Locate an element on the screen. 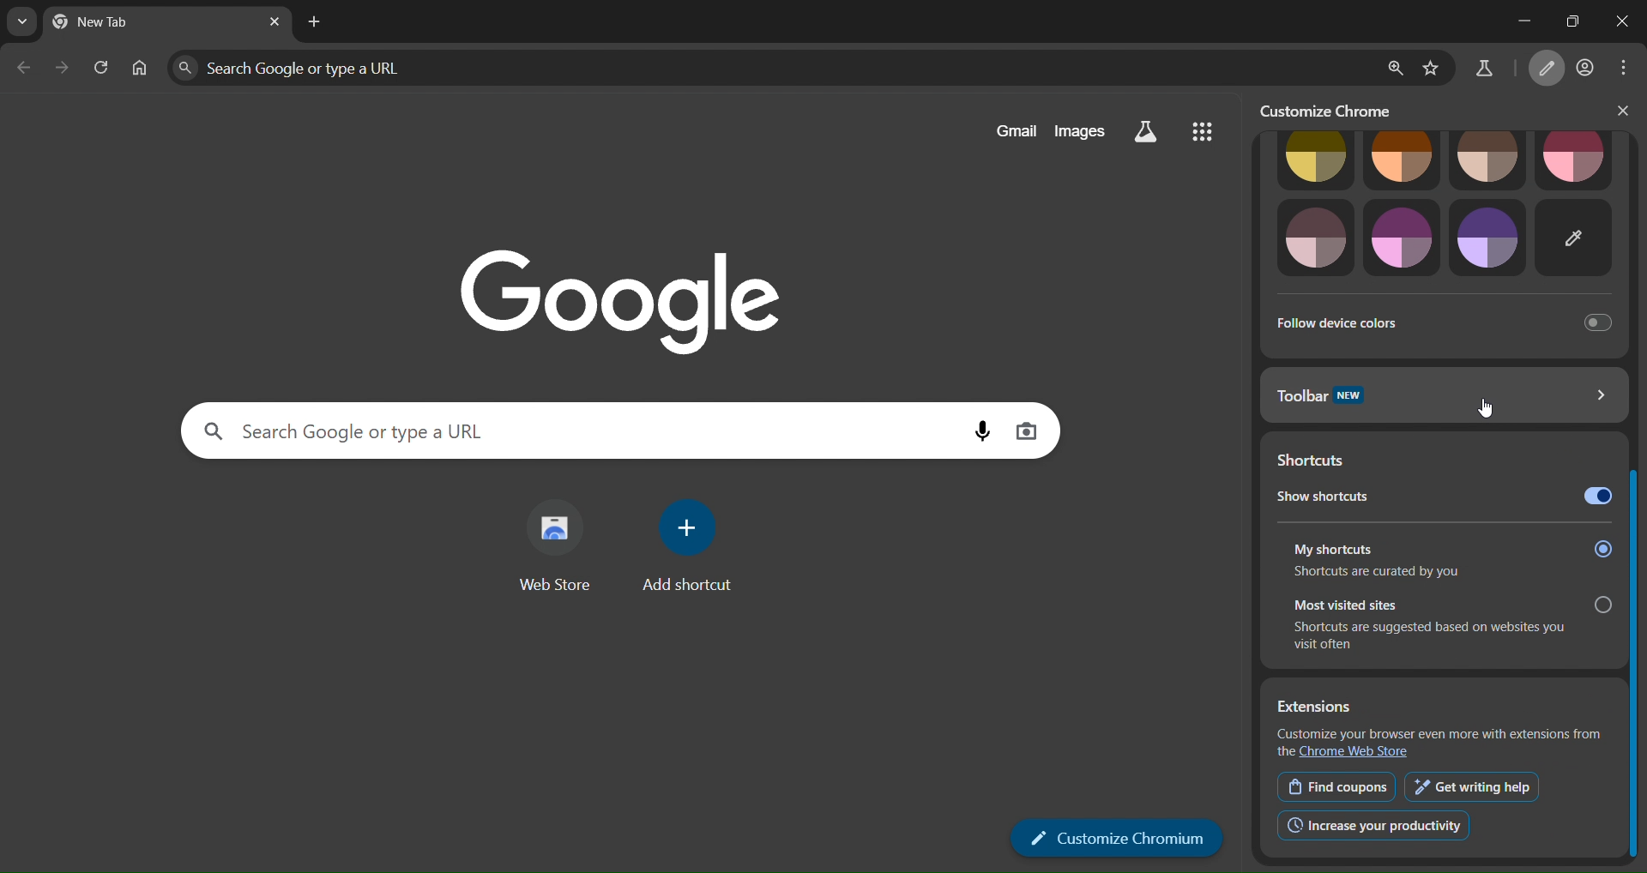  web store is located at coordinates (556, 544).